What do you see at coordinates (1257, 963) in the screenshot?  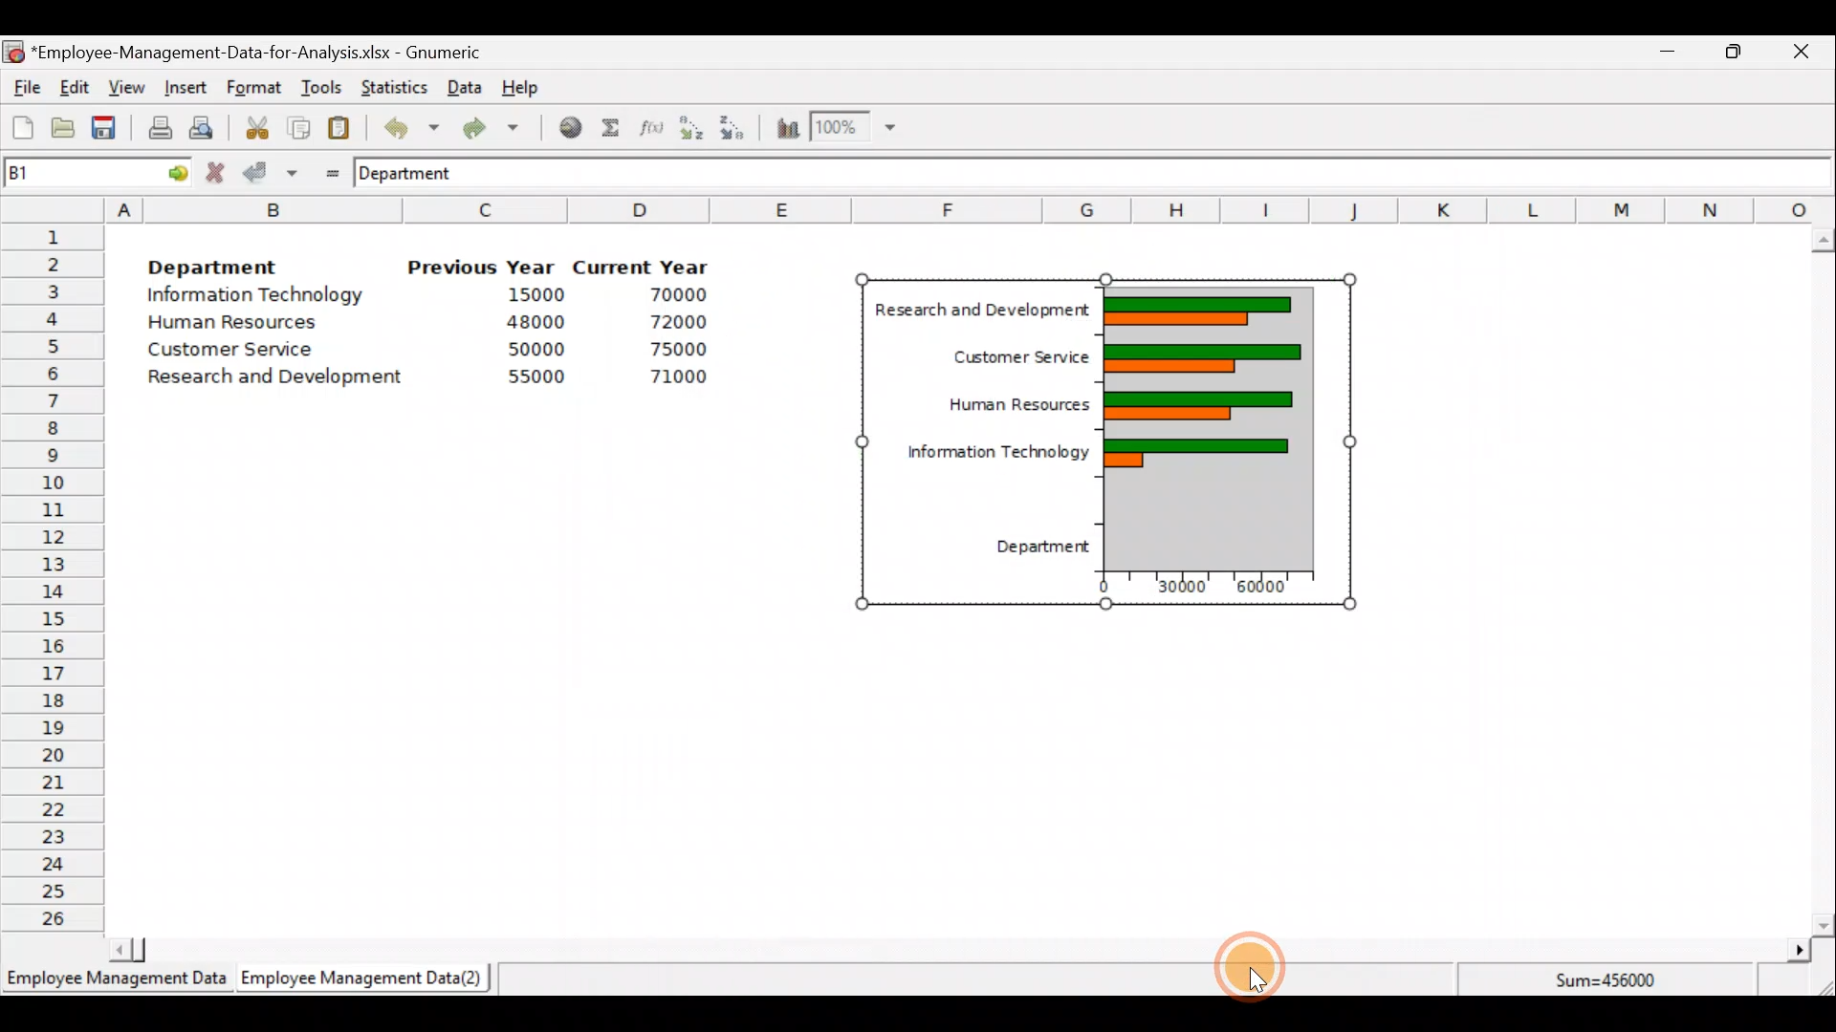 I see `Cursor` at bounding box center [1257, 963].